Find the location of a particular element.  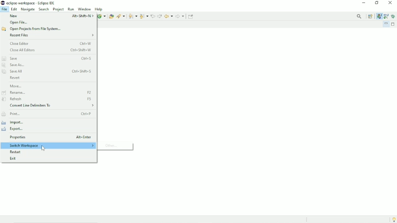

Navigate is located at coordinates (28, 9).